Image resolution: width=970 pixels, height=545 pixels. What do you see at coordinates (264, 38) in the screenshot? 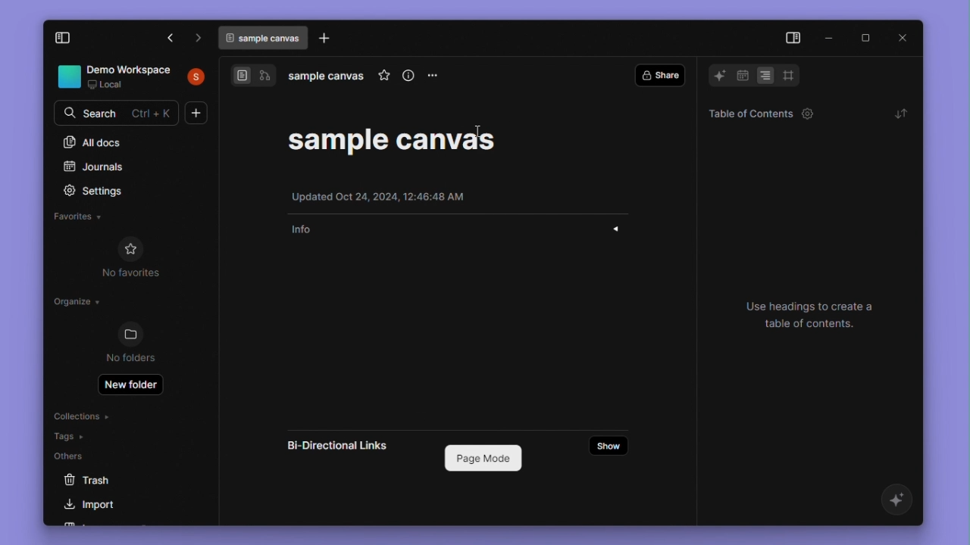
I see `file name` at bounding box center [264, 38].